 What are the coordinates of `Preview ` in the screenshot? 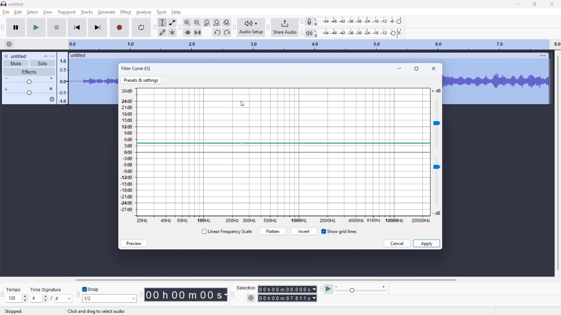 It's located at (133, 243).